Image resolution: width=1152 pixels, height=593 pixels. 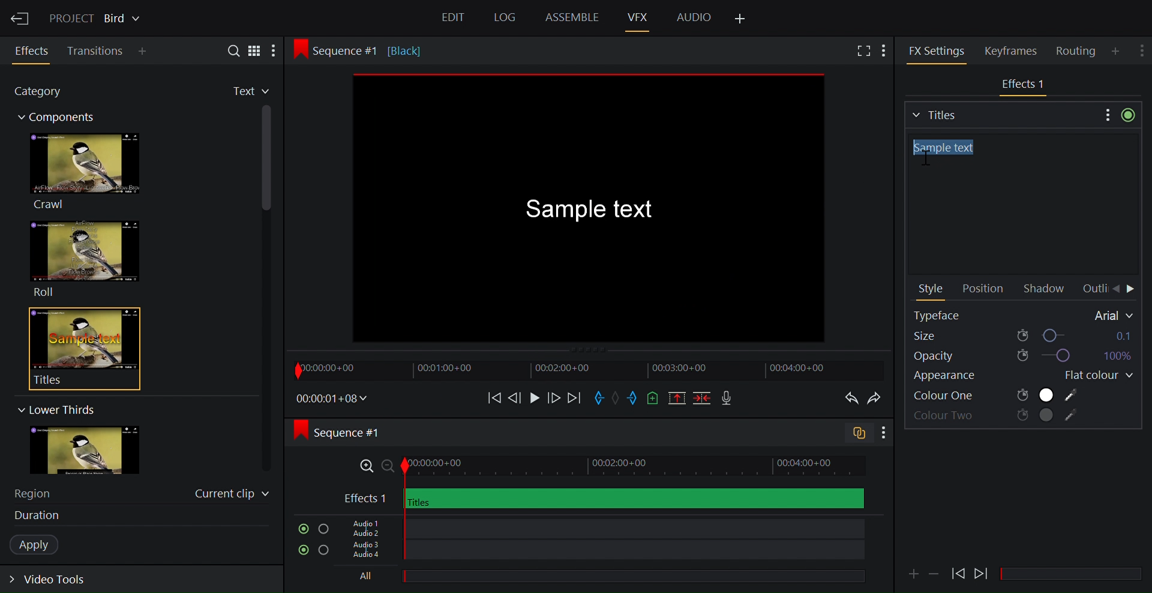 I want to click on Timecodes and reels, so click(x=332, y=399).